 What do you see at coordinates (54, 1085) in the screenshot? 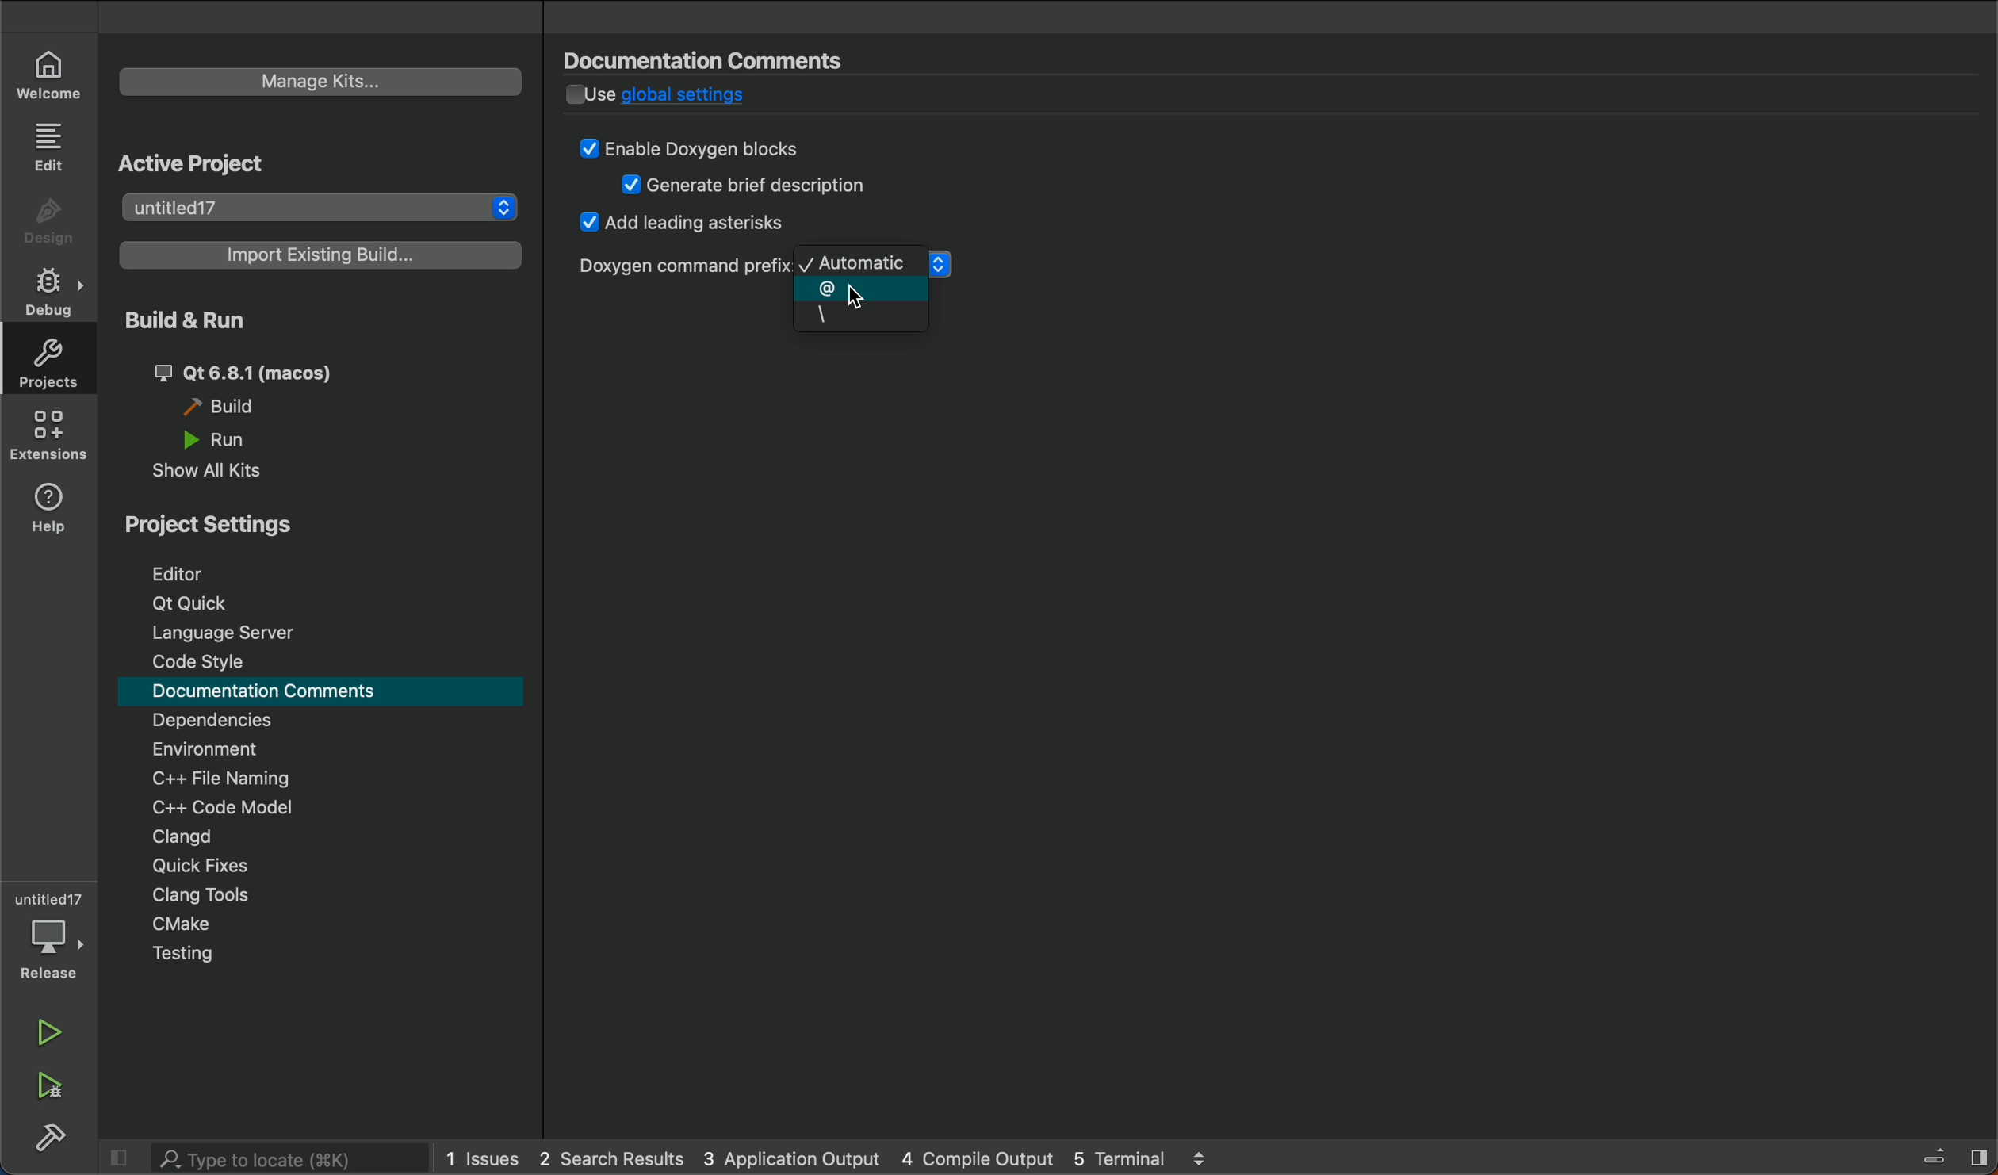
I see `run and build` at bounding box center [54, 1085].